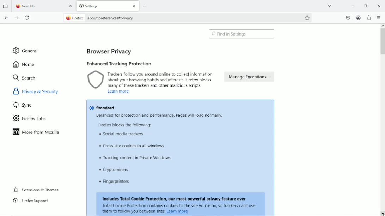  I want to click on « Fingerprinters, so click(116, 182).